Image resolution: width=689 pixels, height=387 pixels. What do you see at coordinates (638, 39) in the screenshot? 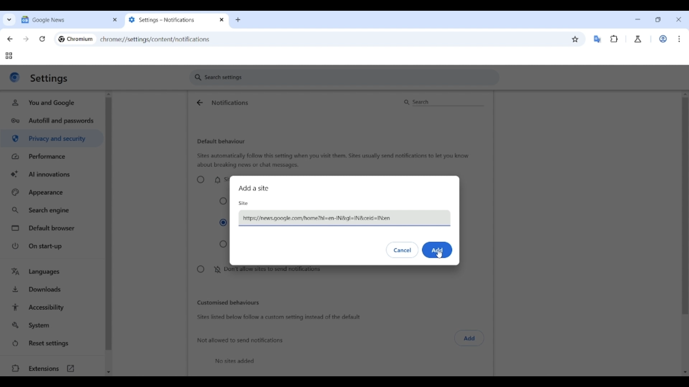
I see `Chrome labs` at bounding box center [638, 39].